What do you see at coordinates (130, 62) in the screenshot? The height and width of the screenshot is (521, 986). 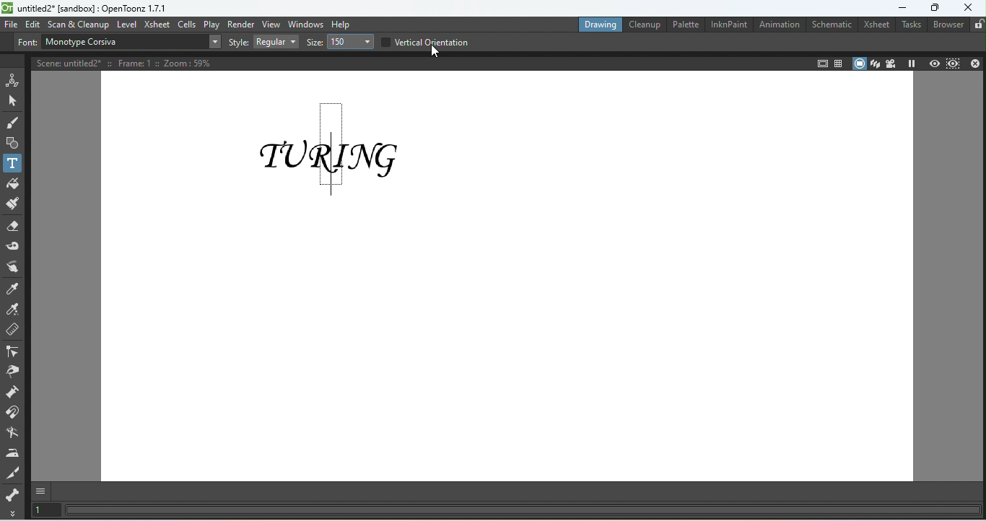 I see `Scene details` at bounding box center [130, 62].